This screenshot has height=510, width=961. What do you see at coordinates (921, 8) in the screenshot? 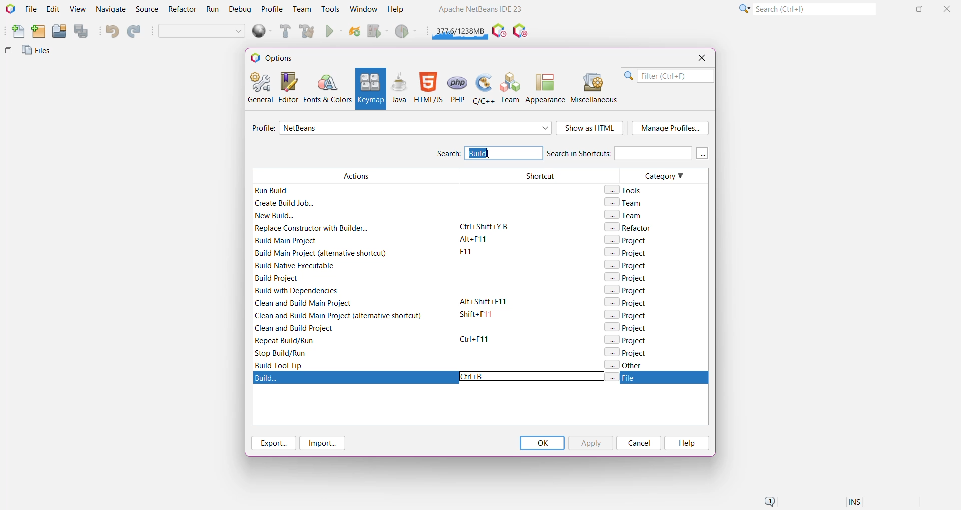
I see `Maximize` at bounding box center [921, 8].